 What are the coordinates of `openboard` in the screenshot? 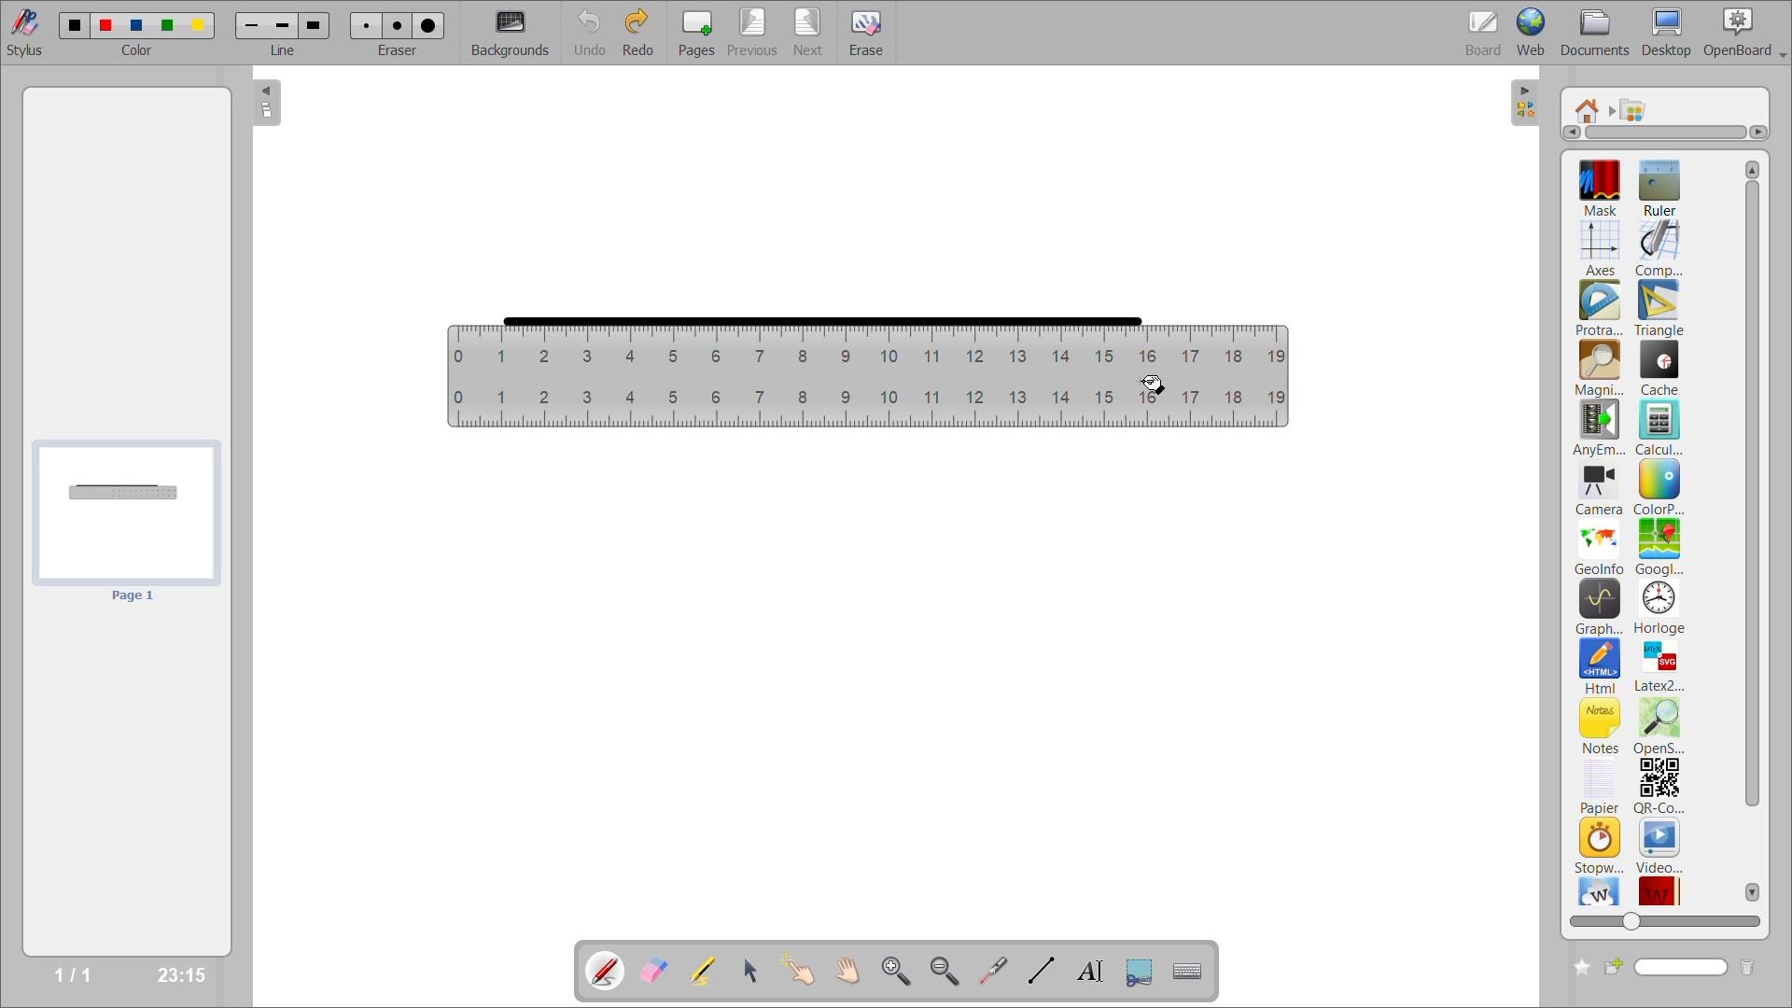 It's located at (1747, 33).